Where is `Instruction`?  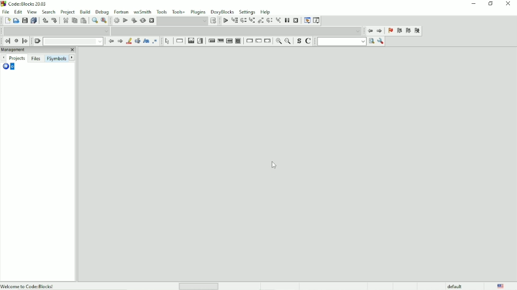
Instruction is located at coordinates (178, 41).